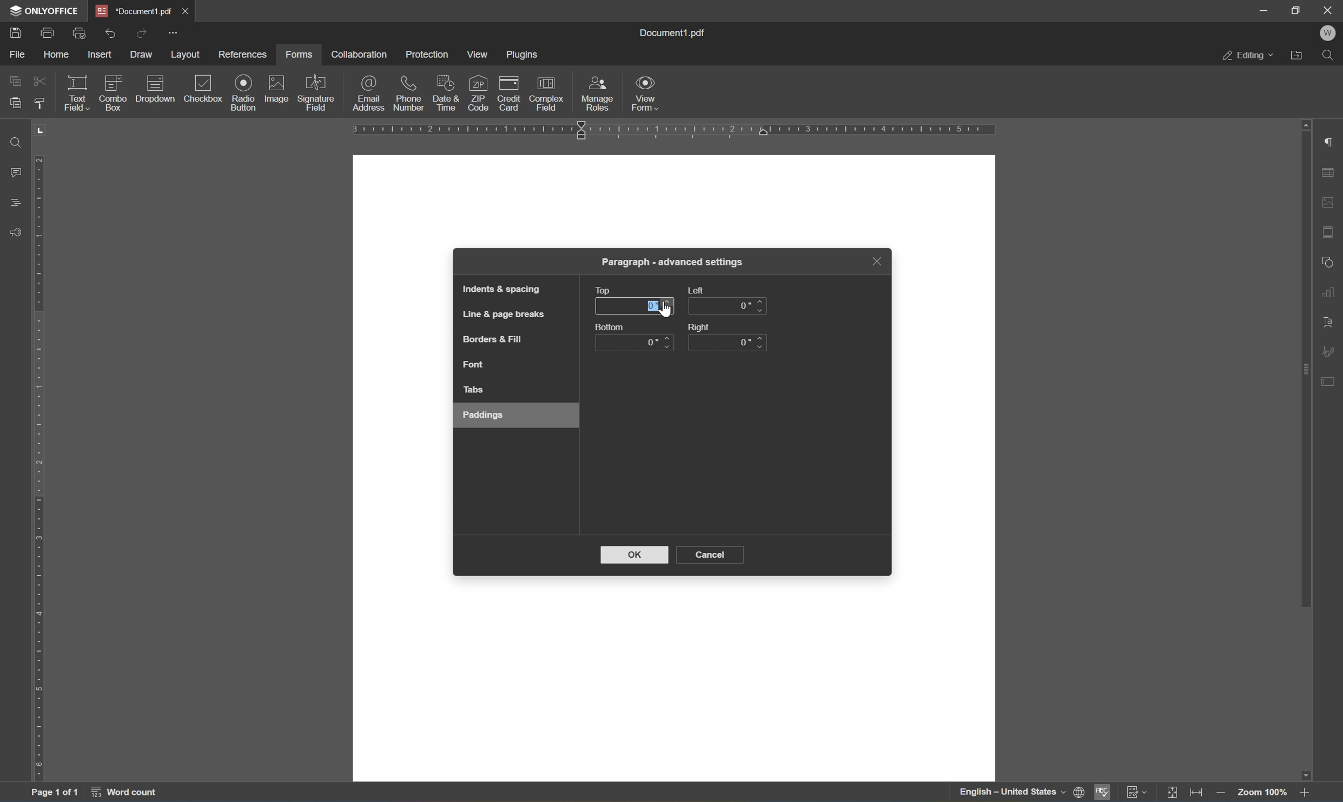  I want to click on zoom 100%, so click(1262, 794).